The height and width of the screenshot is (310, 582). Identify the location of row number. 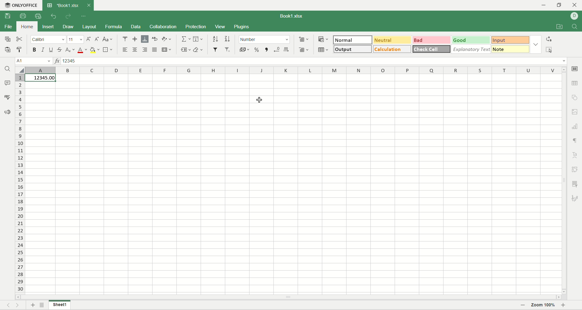
(19, 183).